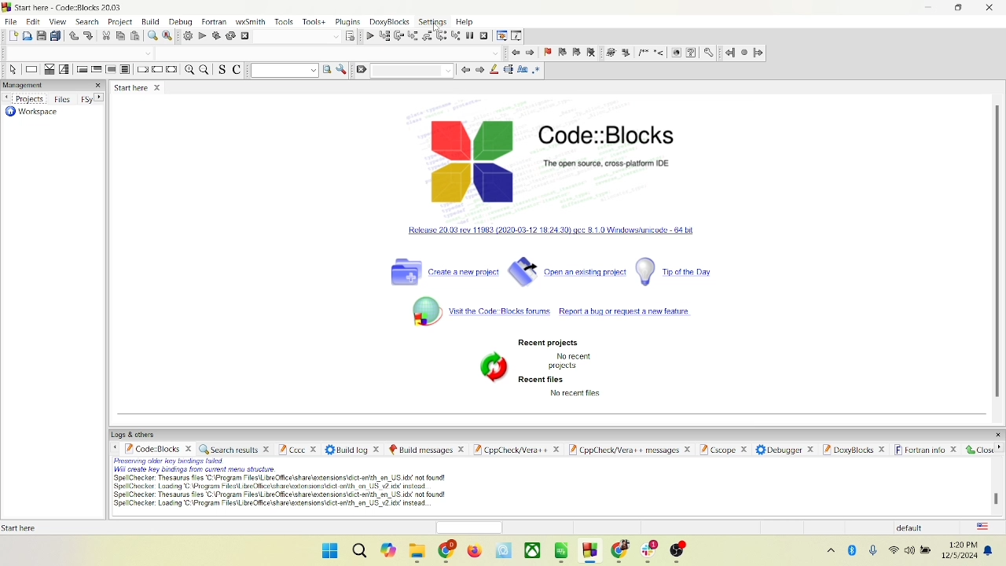 The height and width of the screenshot is (566, 1006). What do you see at coordinates (428, 36) in the screenshot?
I see `step out` at bounding box center [428, 36].